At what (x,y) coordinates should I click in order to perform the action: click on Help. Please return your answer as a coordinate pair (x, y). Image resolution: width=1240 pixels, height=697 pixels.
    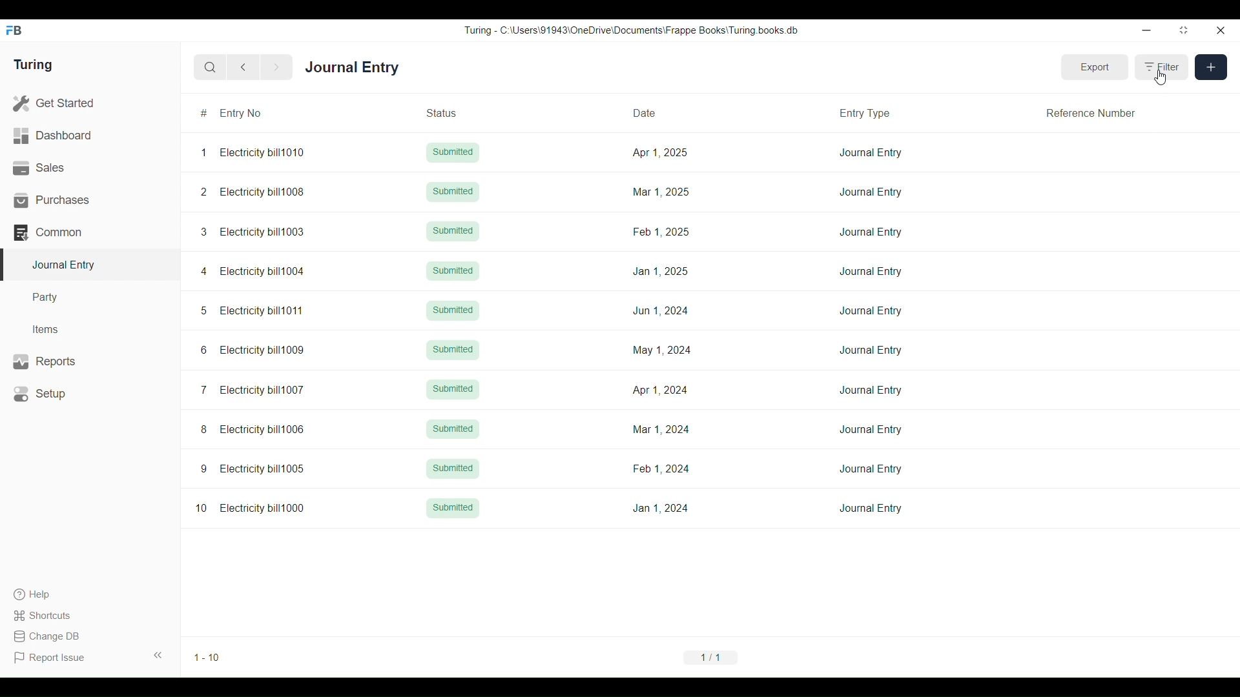
    Looking at the image, I should click on (48, 594).